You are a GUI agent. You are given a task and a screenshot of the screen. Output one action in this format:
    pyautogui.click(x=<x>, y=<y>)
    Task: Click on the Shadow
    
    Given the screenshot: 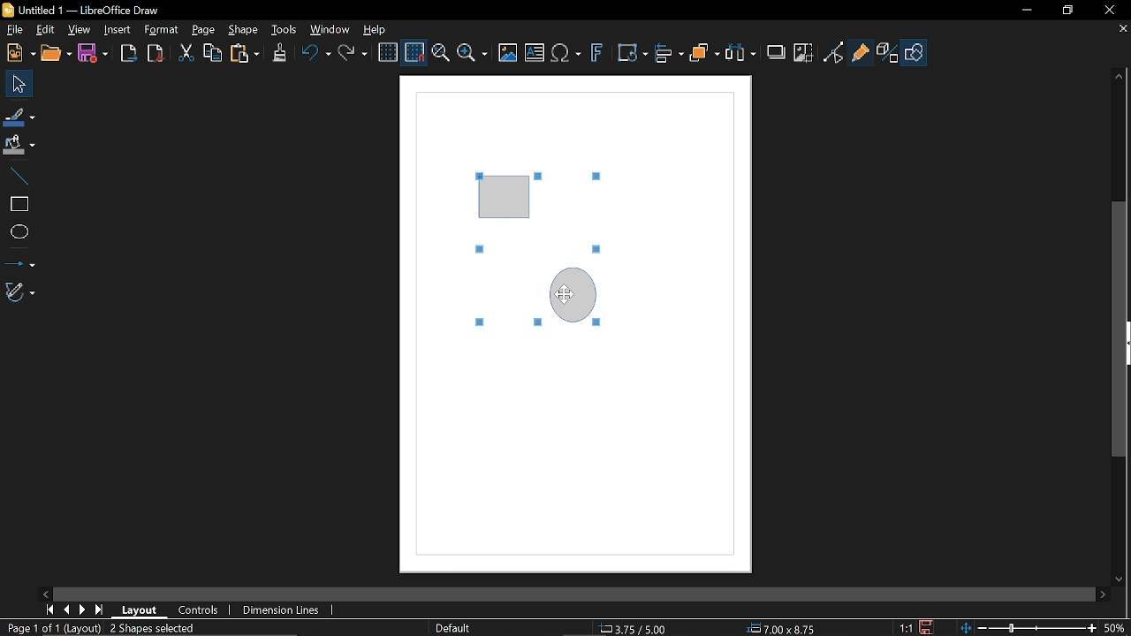 What is the action you would take?
    pyautogui.click(x=776, y=52)
    